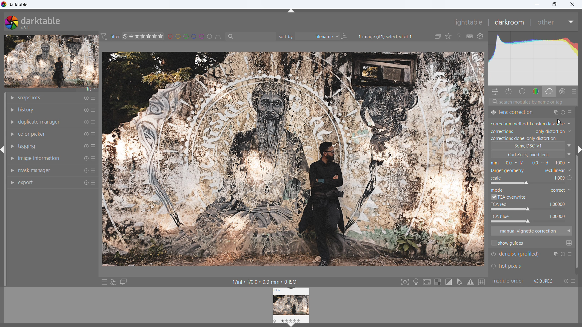 The image size is (582, 327). I want to click on show module, so click(13, 183).